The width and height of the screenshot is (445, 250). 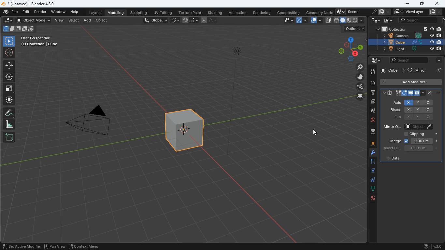 I want to click on shading, so click(x=216, y=13).